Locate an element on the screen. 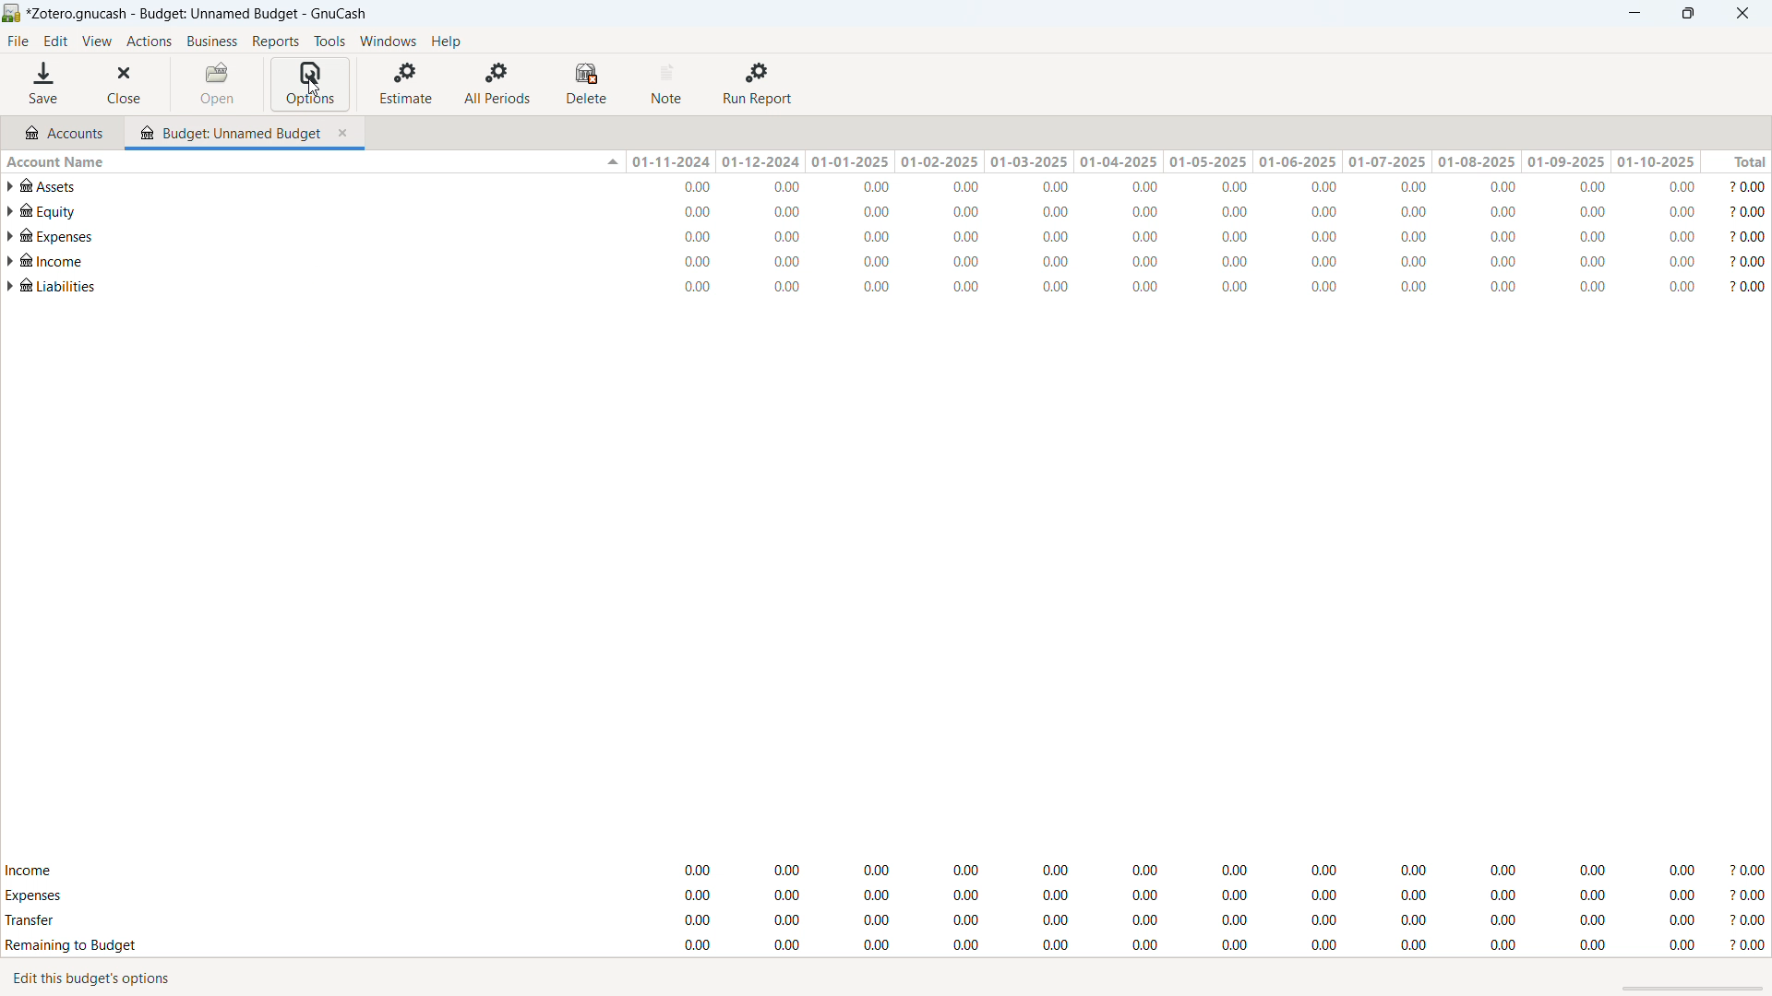 The image size is (1772, 996). expand subaccounts is located at coordinates (11, 212).